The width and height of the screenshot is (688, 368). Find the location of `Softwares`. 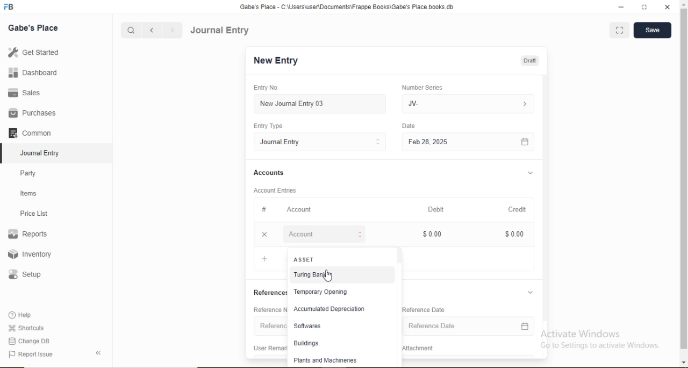

Softwares is located at coordinates (308, 326).